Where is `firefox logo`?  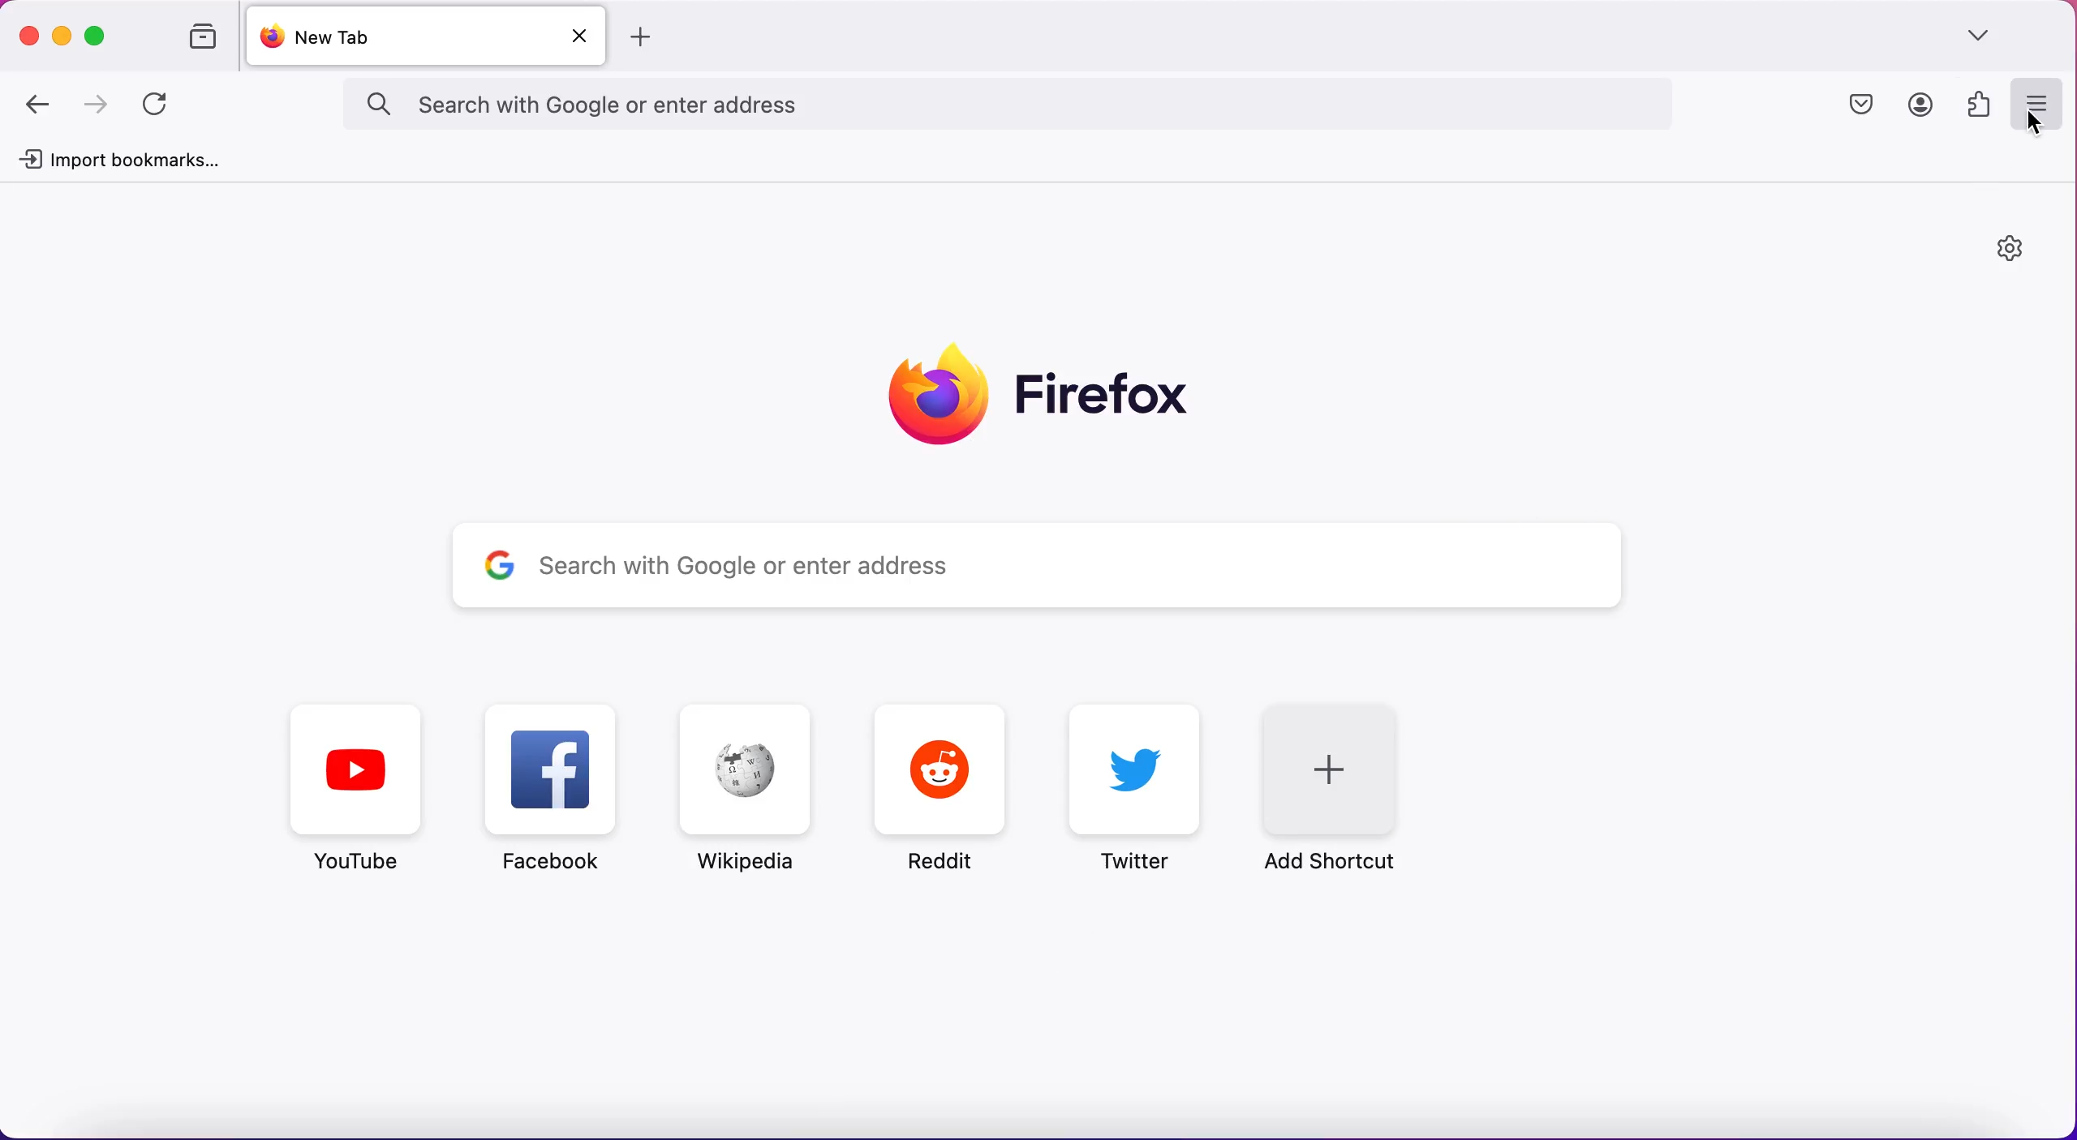 firefox logo is located at coordinates (1043, 392).